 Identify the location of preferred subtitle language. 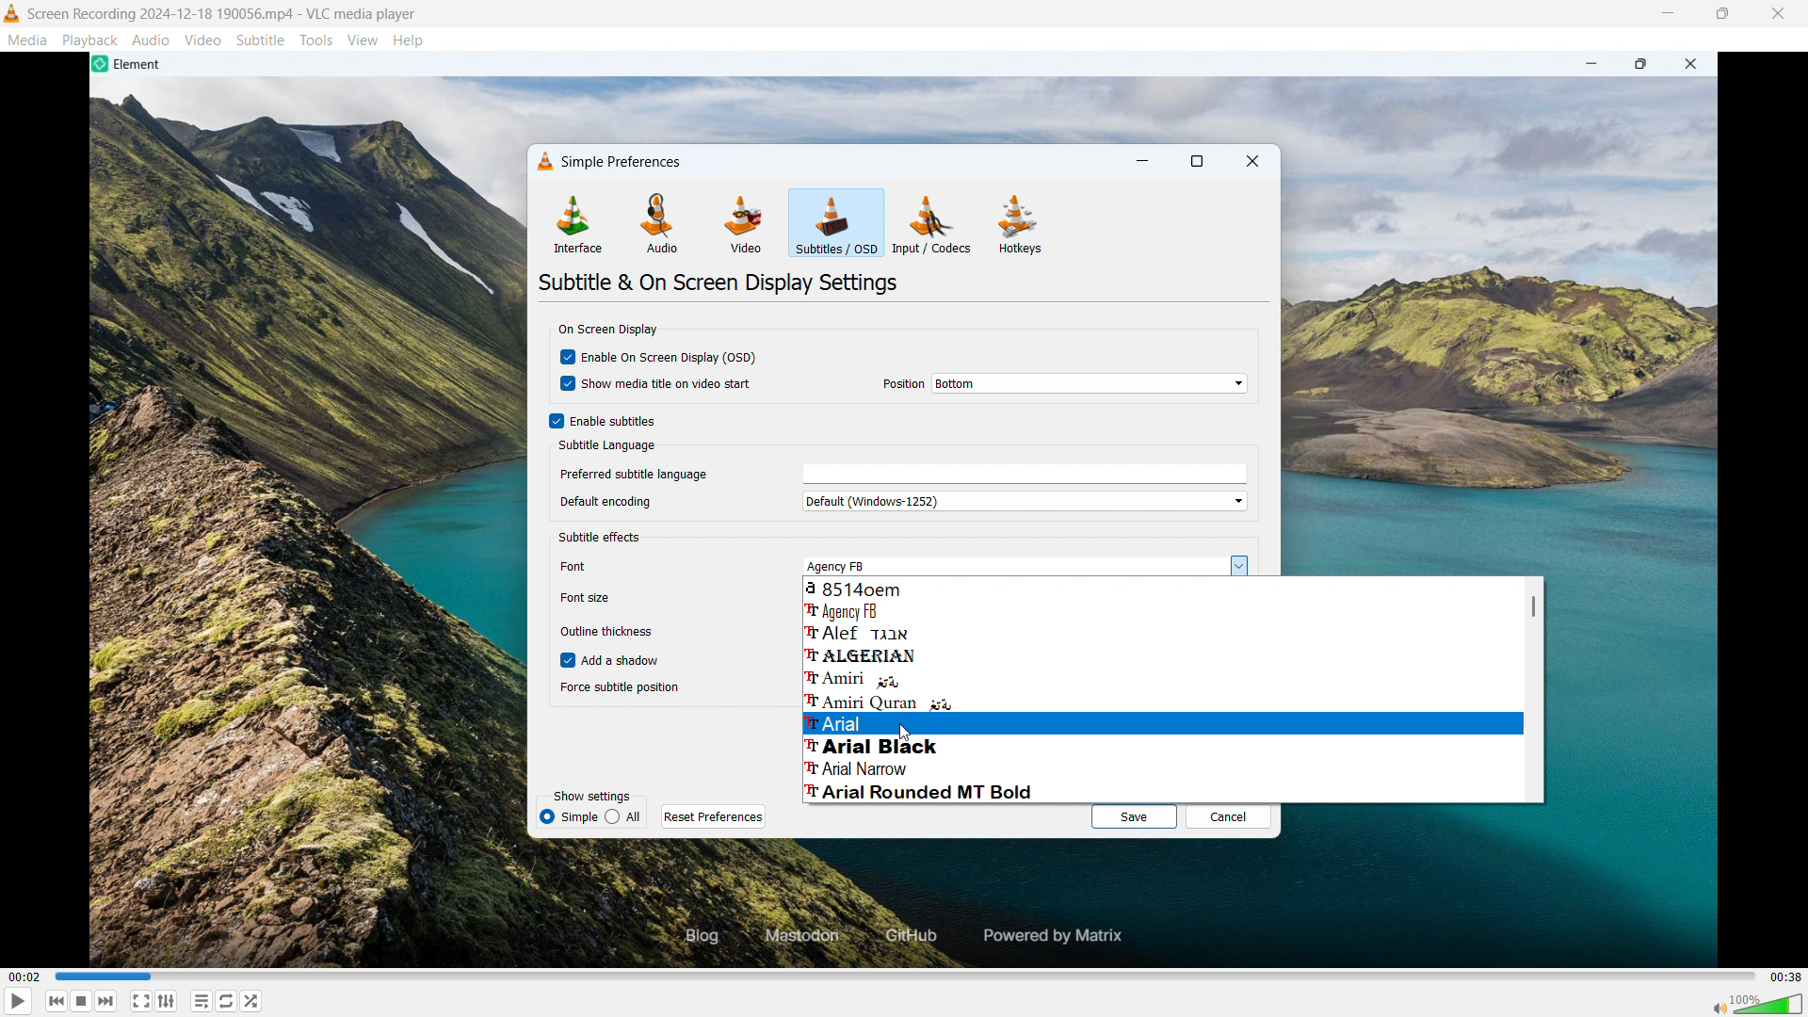
(1025, 476).